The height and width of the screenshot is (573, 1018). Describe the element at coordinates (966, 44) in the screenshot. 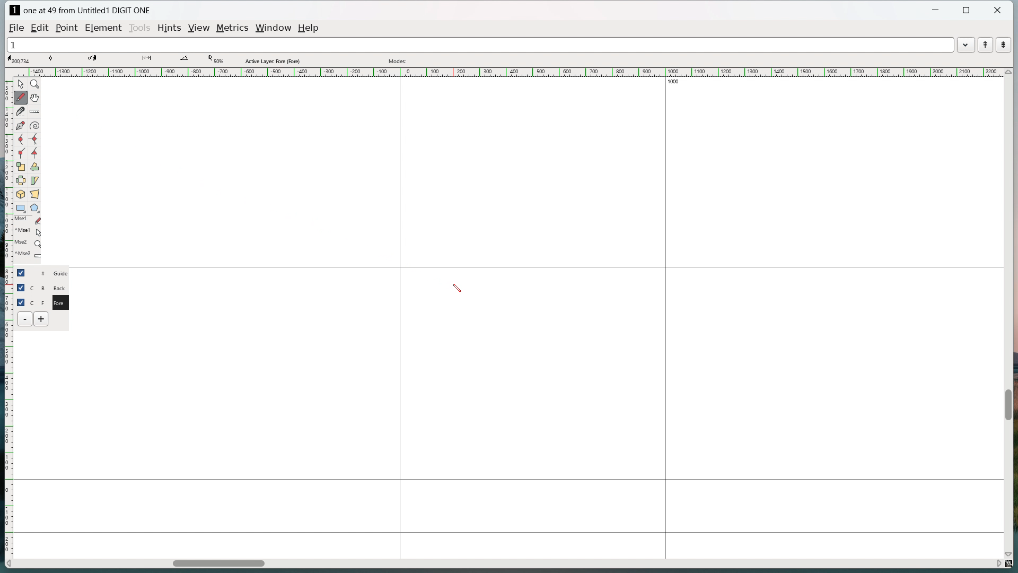

I see `word list` at that location.